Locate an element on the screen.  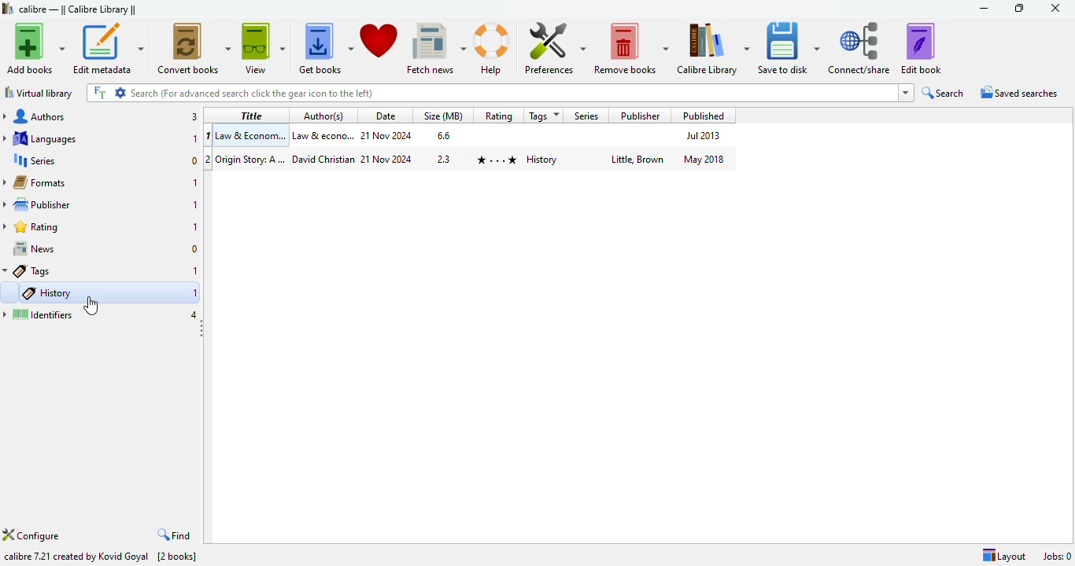
preferences is located at coordinates (555, 47).